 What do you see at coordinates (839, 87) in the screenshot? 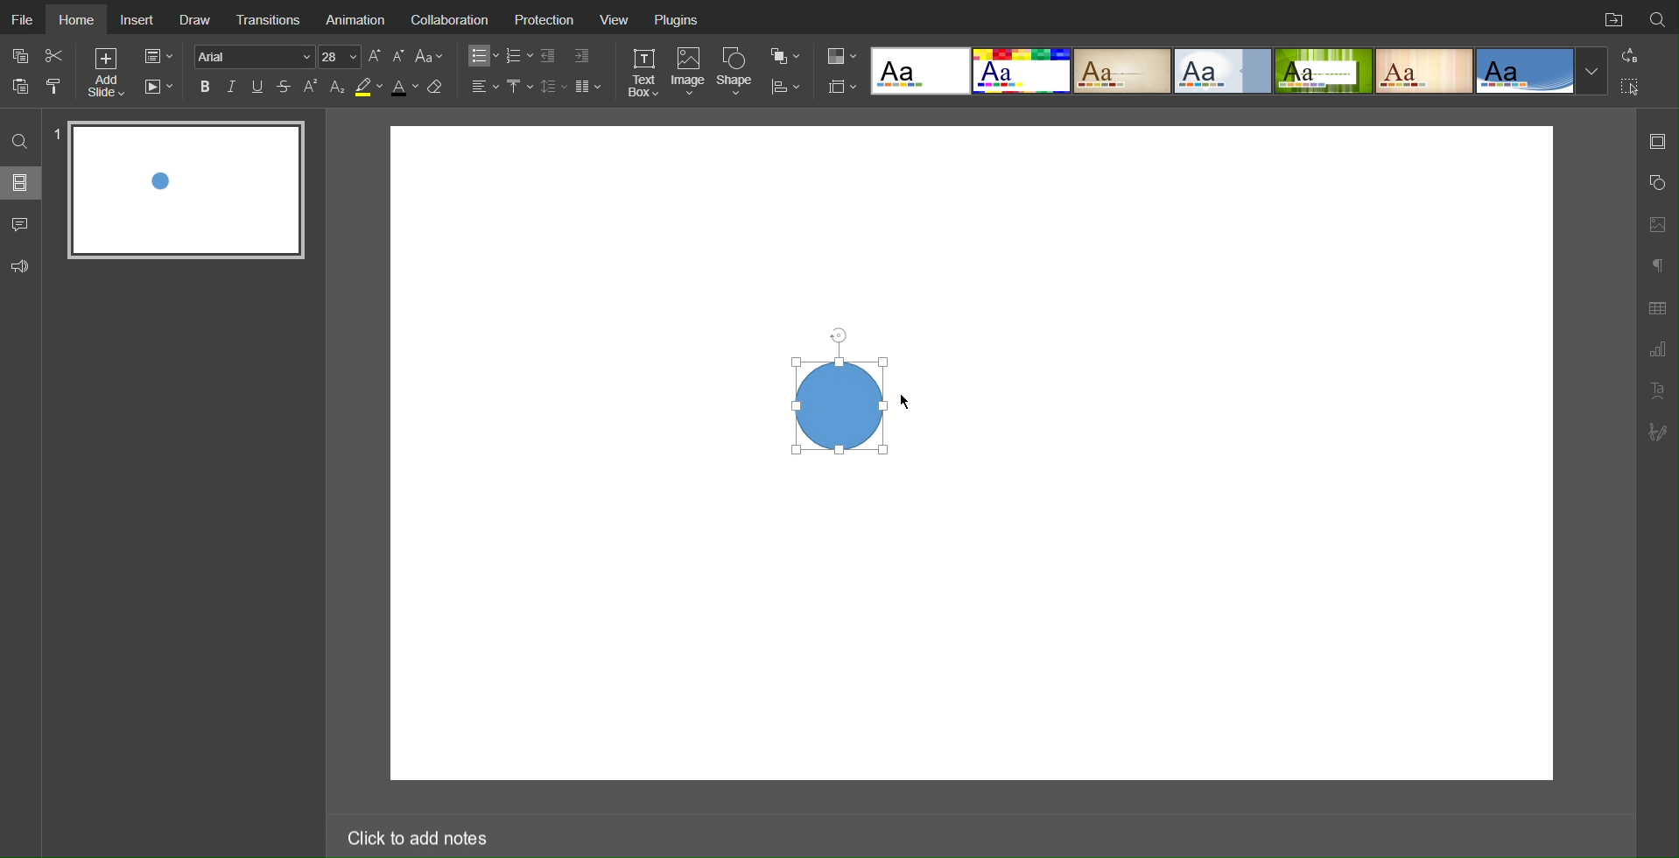
I see `Slide Settings` at bounding box center [839, 87].